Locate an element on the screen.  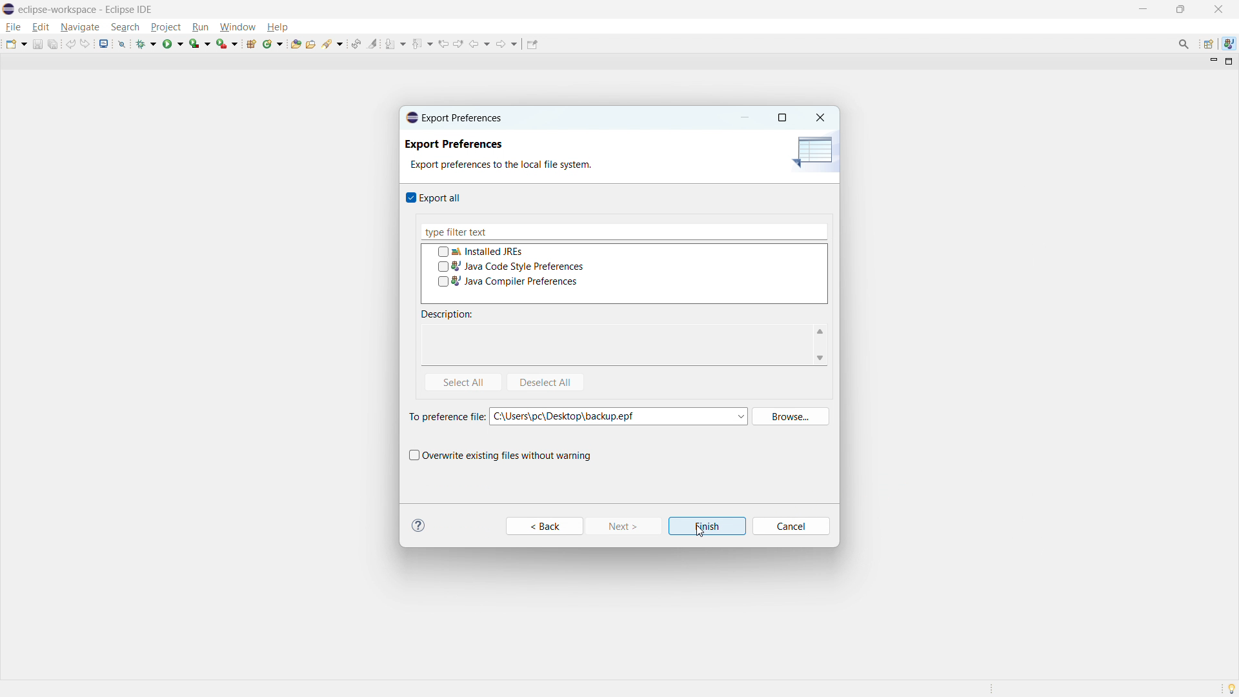
open task is located at coordinates (310, 43).